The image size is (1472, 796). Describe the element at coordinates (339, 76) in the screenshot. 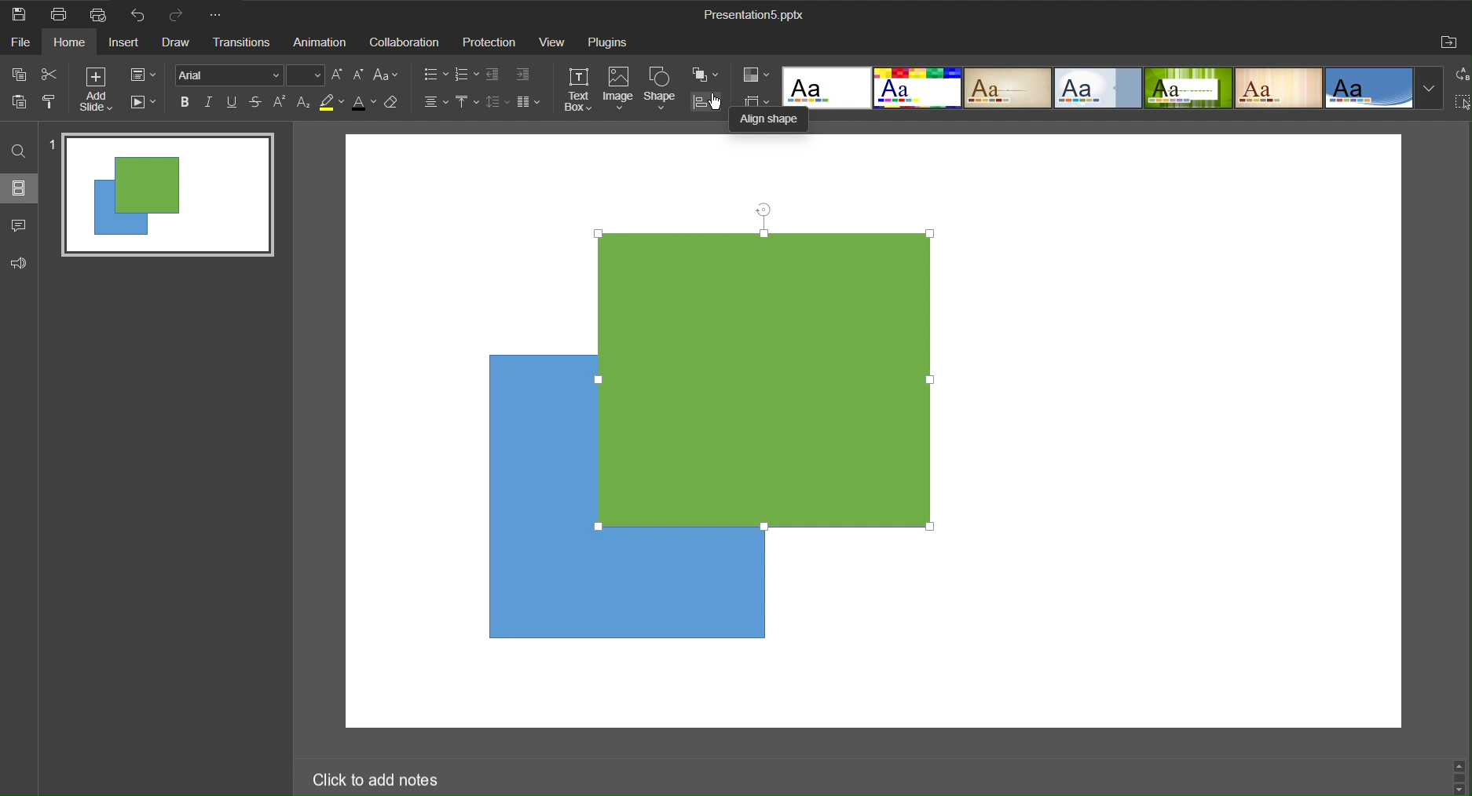

I see `decrease Font Size` at that location.